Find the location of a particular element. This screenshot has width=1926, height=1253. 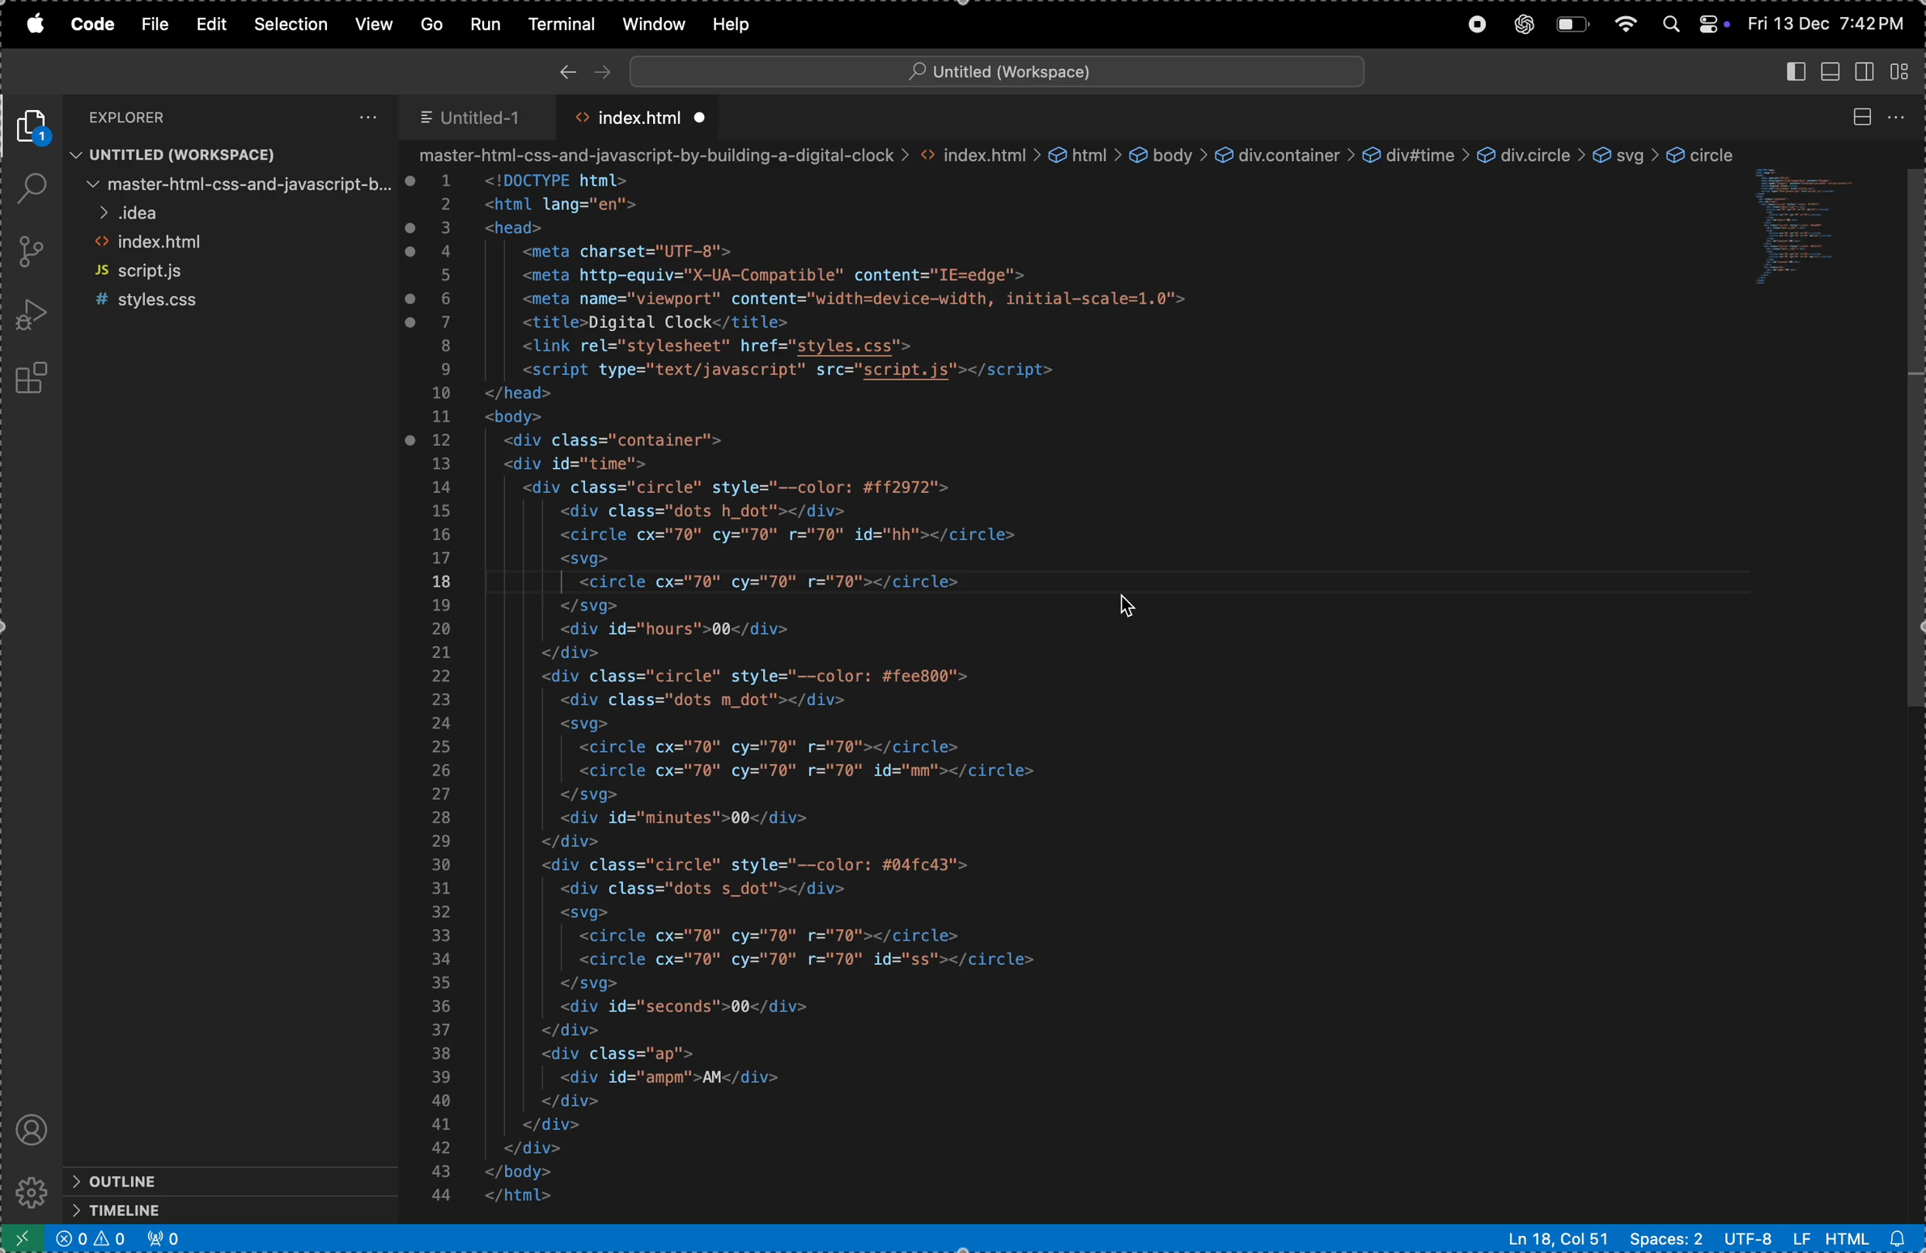

Selection is located at coordinates (293, 24).